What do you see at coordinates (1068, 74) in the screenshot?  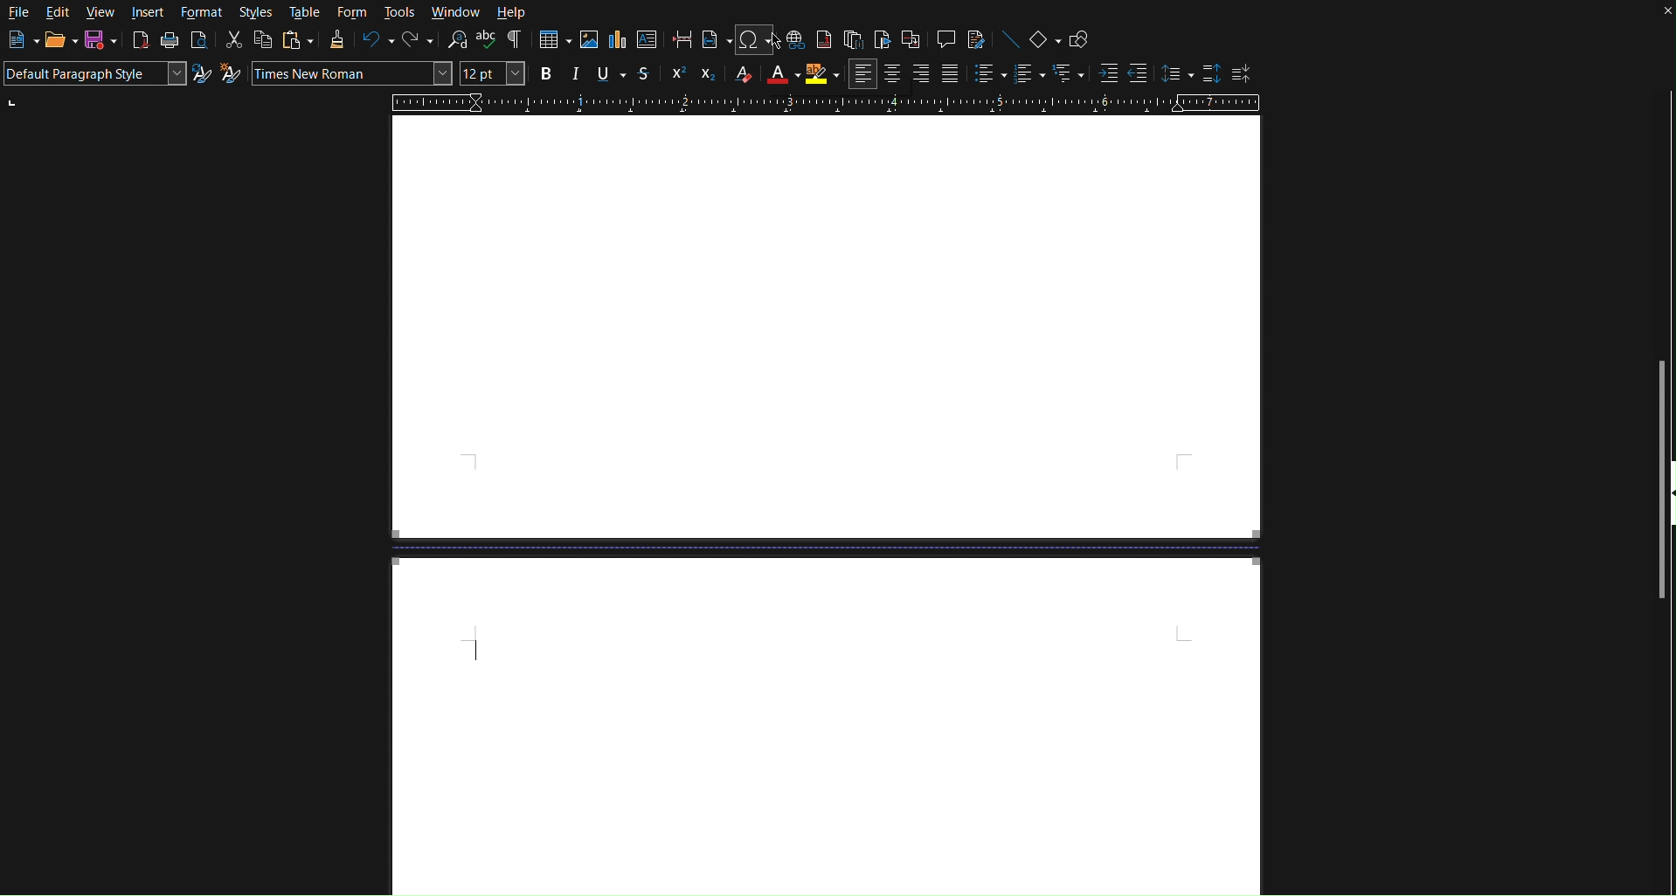 I see `Select outline format` at bounding box center [1068, 74].